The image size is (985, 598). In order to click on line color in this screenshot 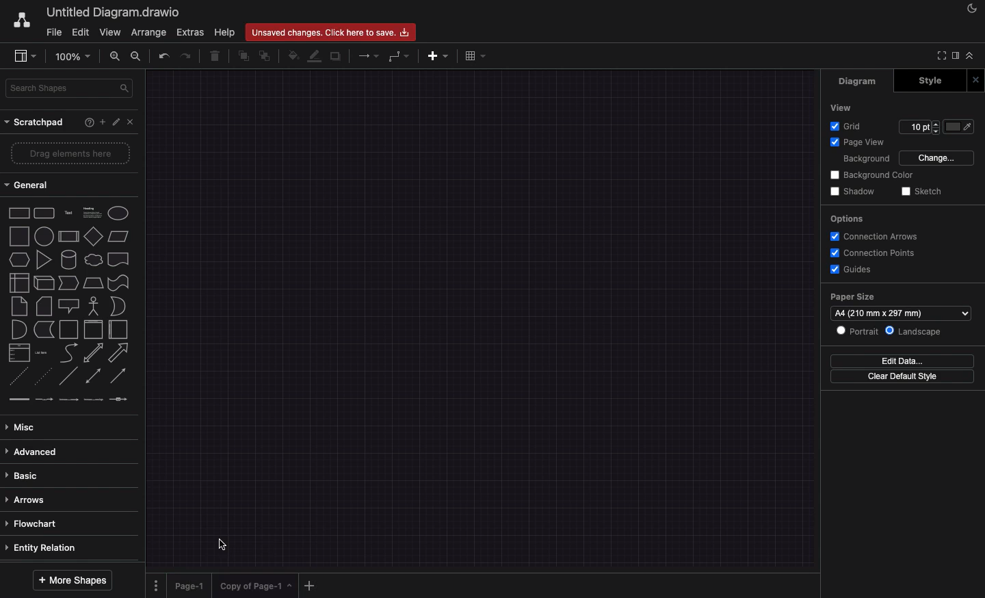, I will do `click(315, 55)`.